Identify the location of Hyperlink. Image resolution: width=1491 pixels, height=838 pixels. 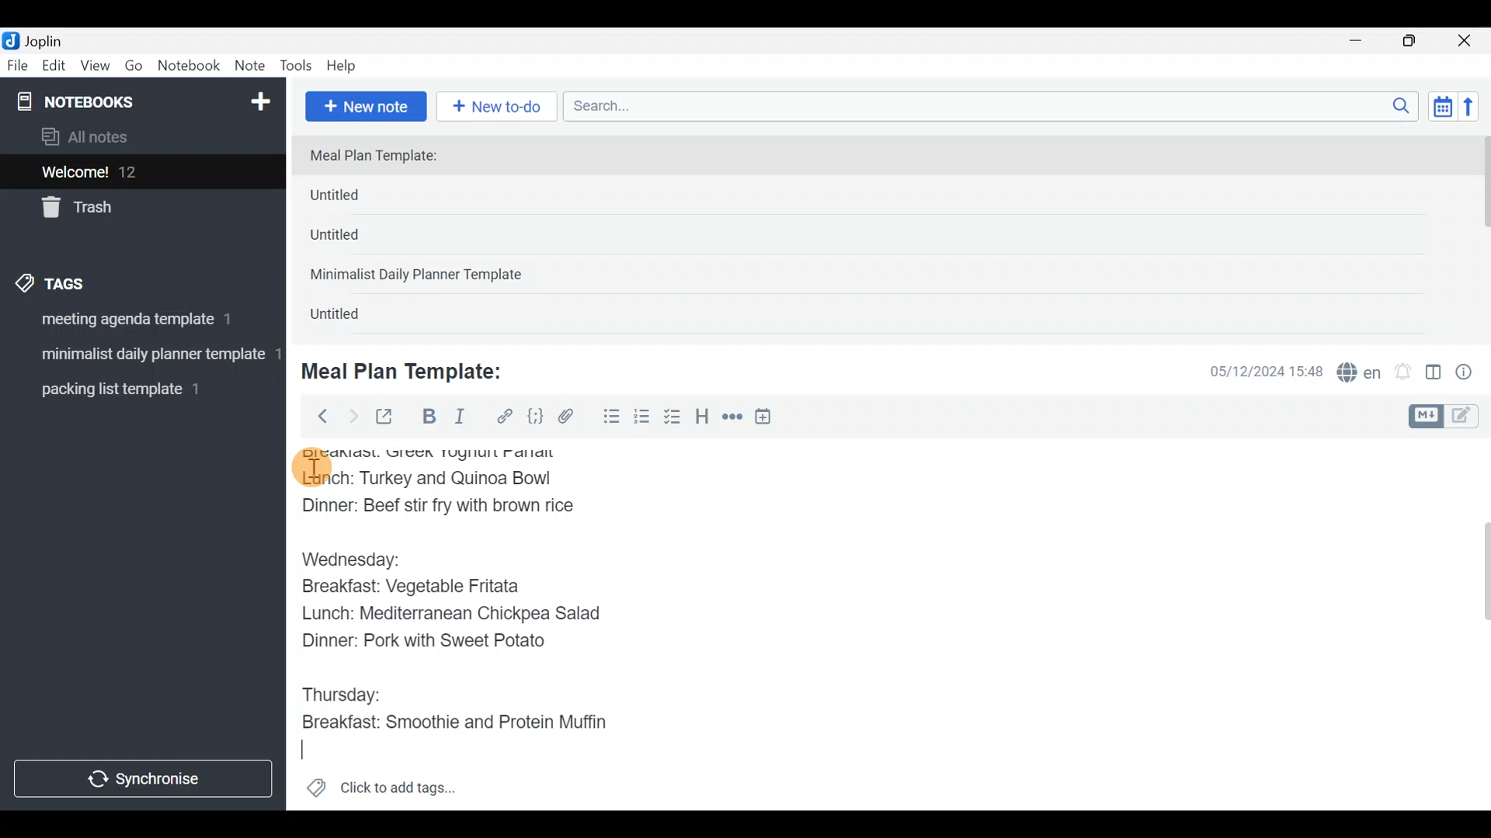
(505, 417).